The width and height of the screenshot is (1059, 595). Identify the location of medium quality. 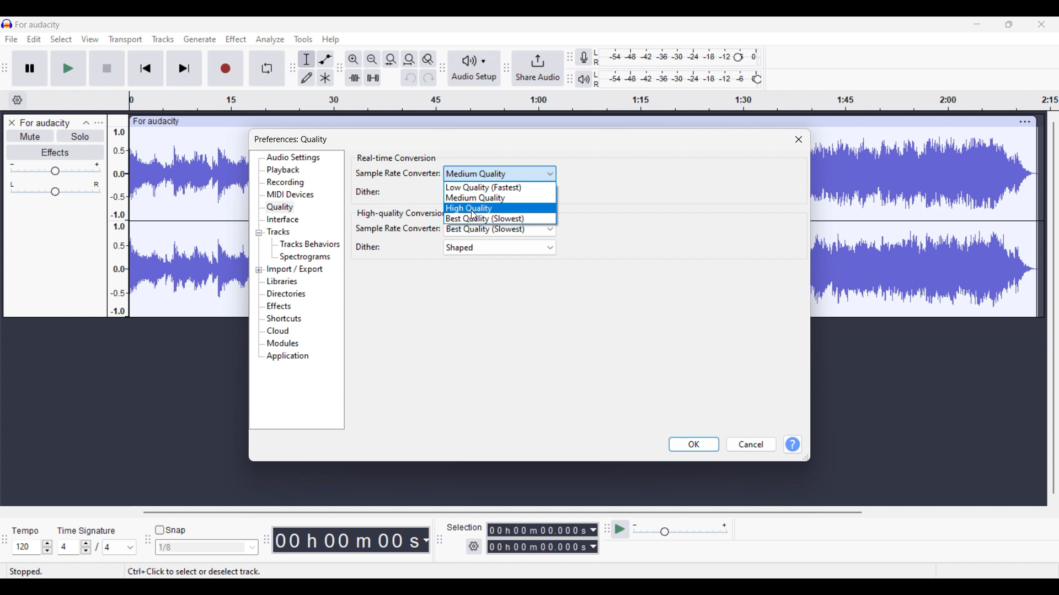
(501, 198).